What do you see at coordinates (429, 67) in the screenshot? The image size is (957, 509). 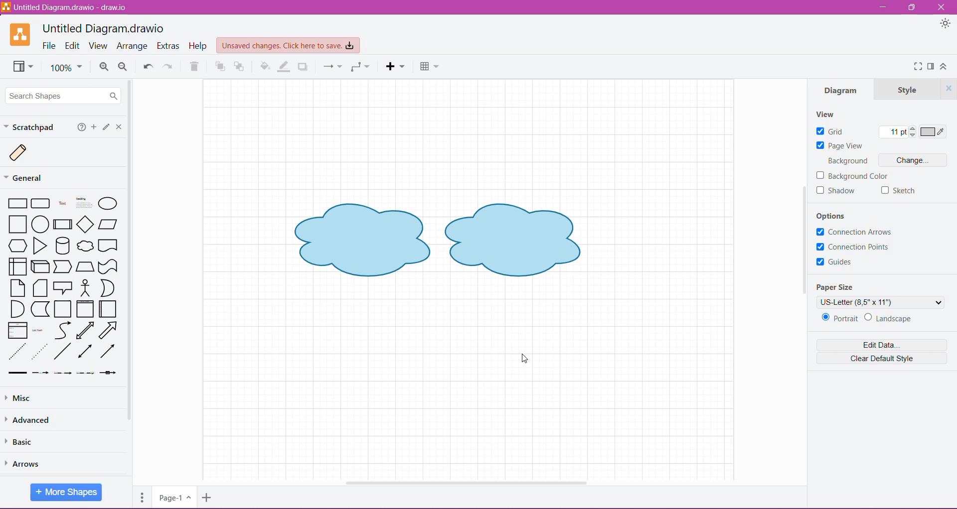 I see `Table` at bounding box center [429, 67].